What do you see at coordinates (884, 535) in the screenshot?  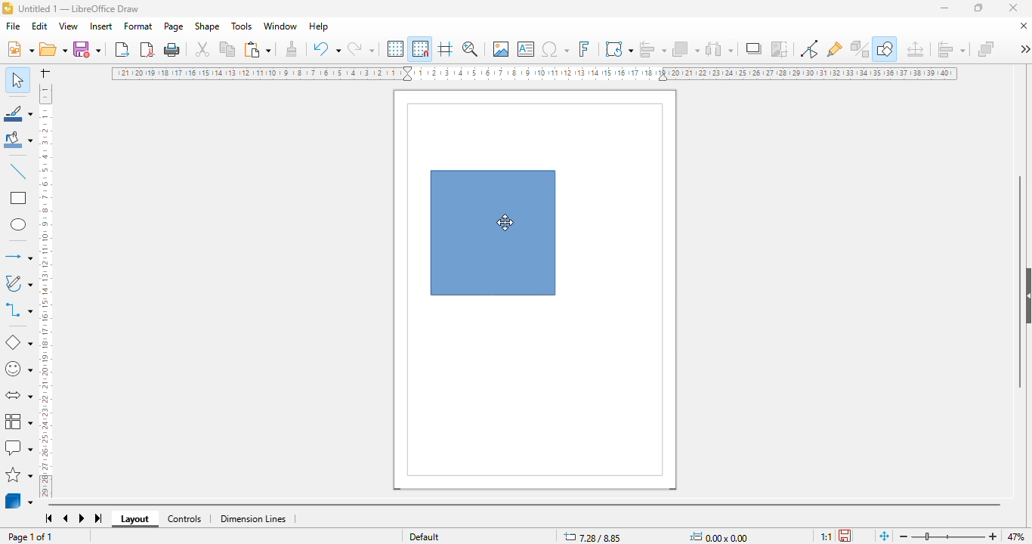 I see `fit page to current window` at bounding box center [884, 535].